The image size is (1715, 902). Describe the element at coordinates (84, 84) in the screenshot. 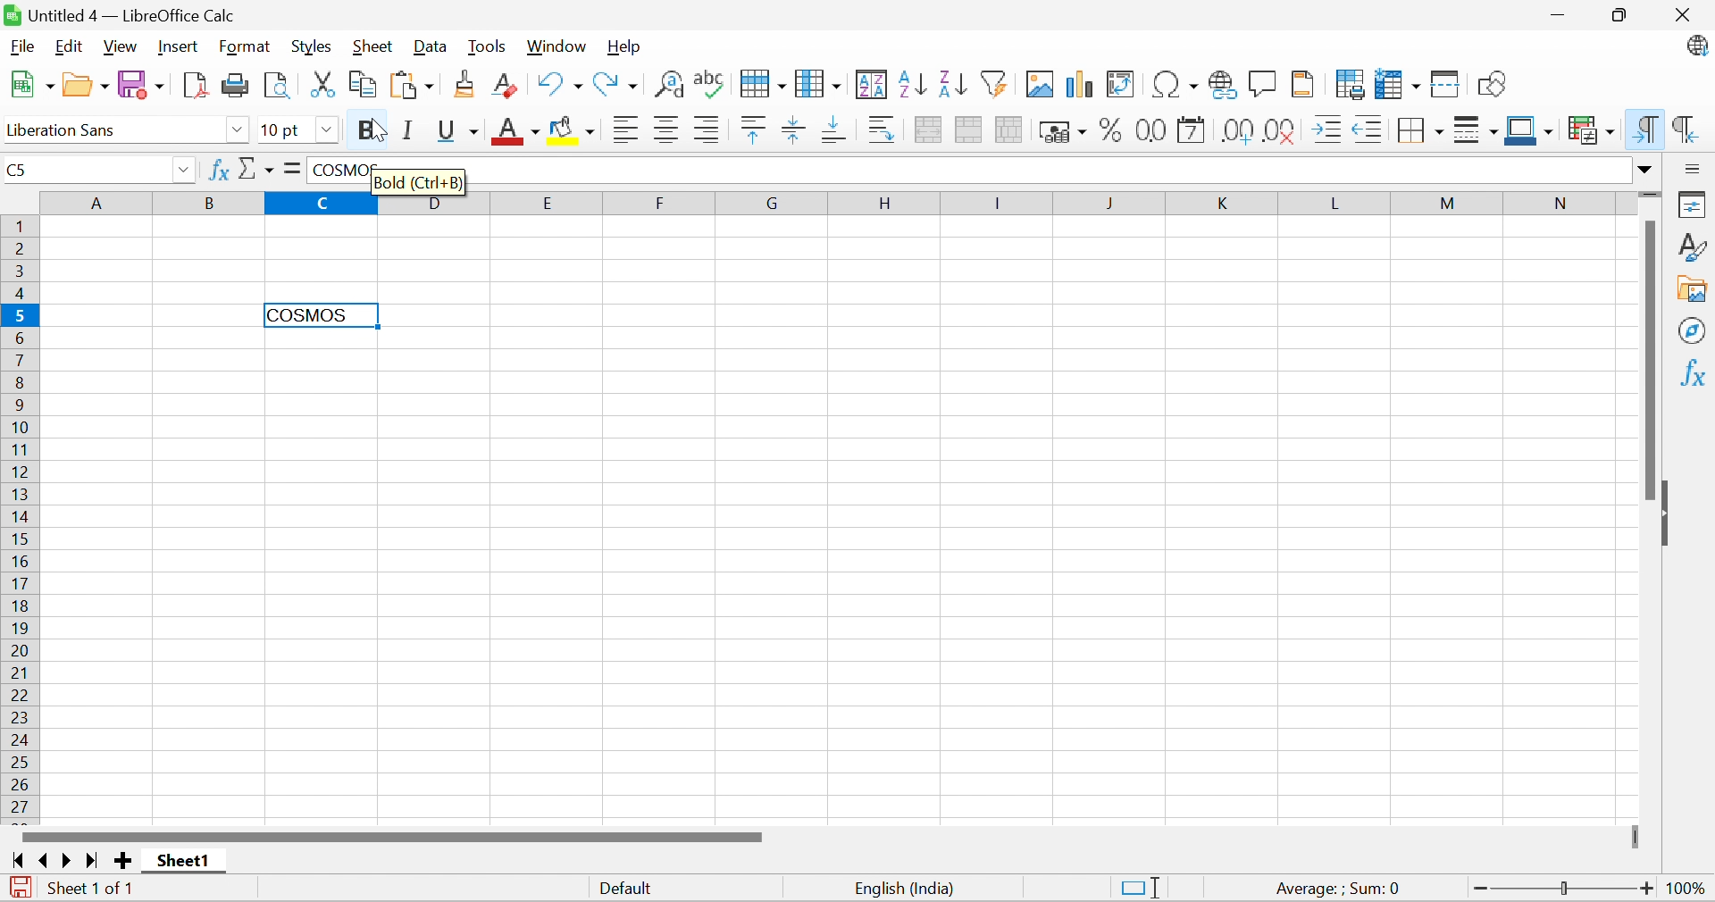

I see `Open` at that location.